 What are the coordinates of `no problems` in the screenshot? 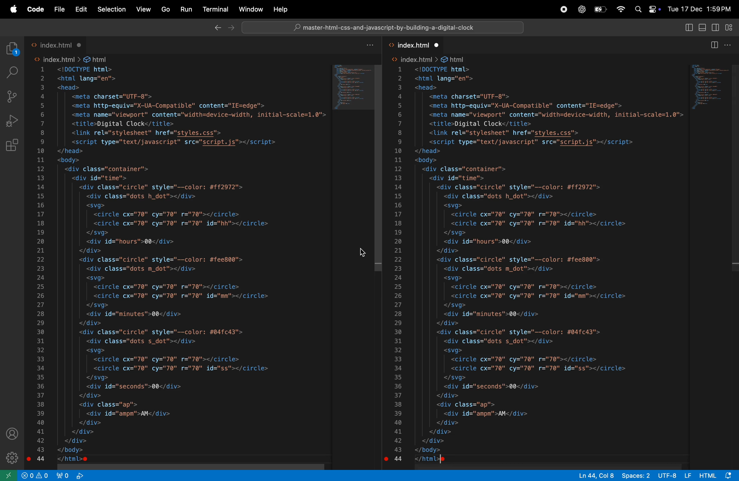 It's located at (35, 475).